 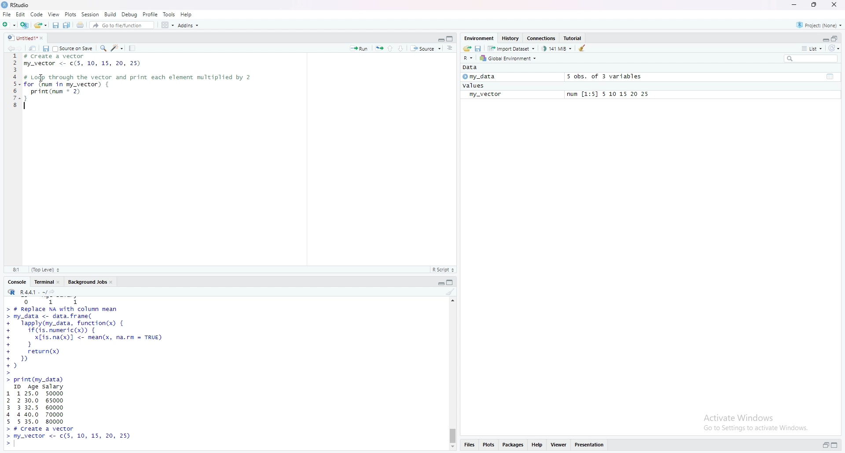 I want to click on Environment, so click(x=479, y=38).